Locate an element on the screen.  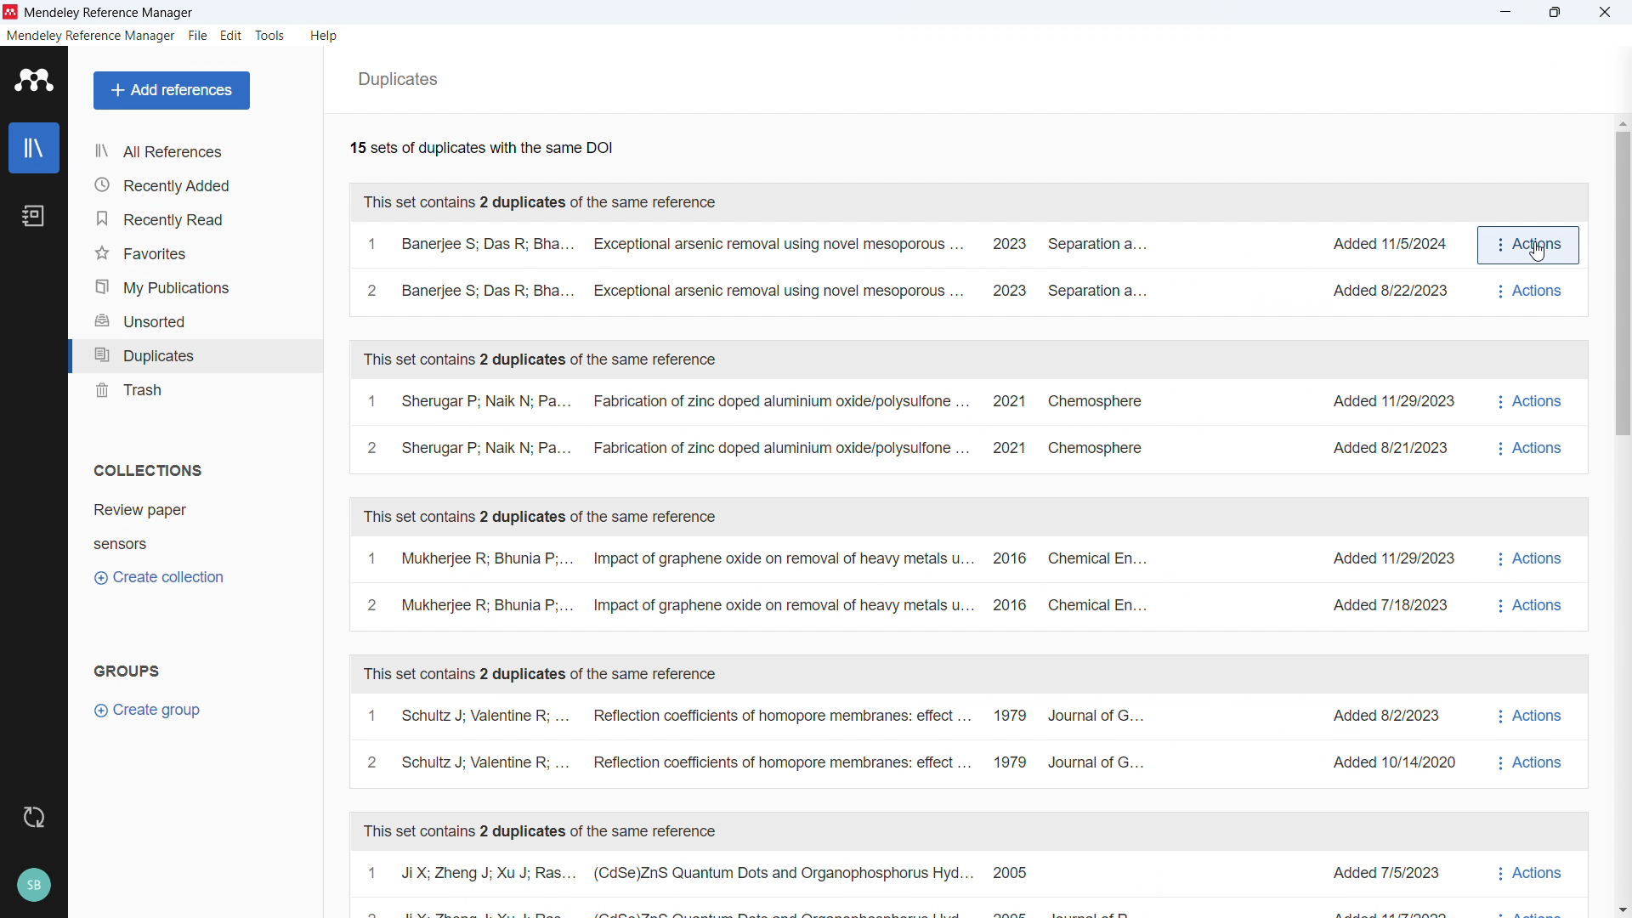
Collection 2  is located at coordinates (188, 543).